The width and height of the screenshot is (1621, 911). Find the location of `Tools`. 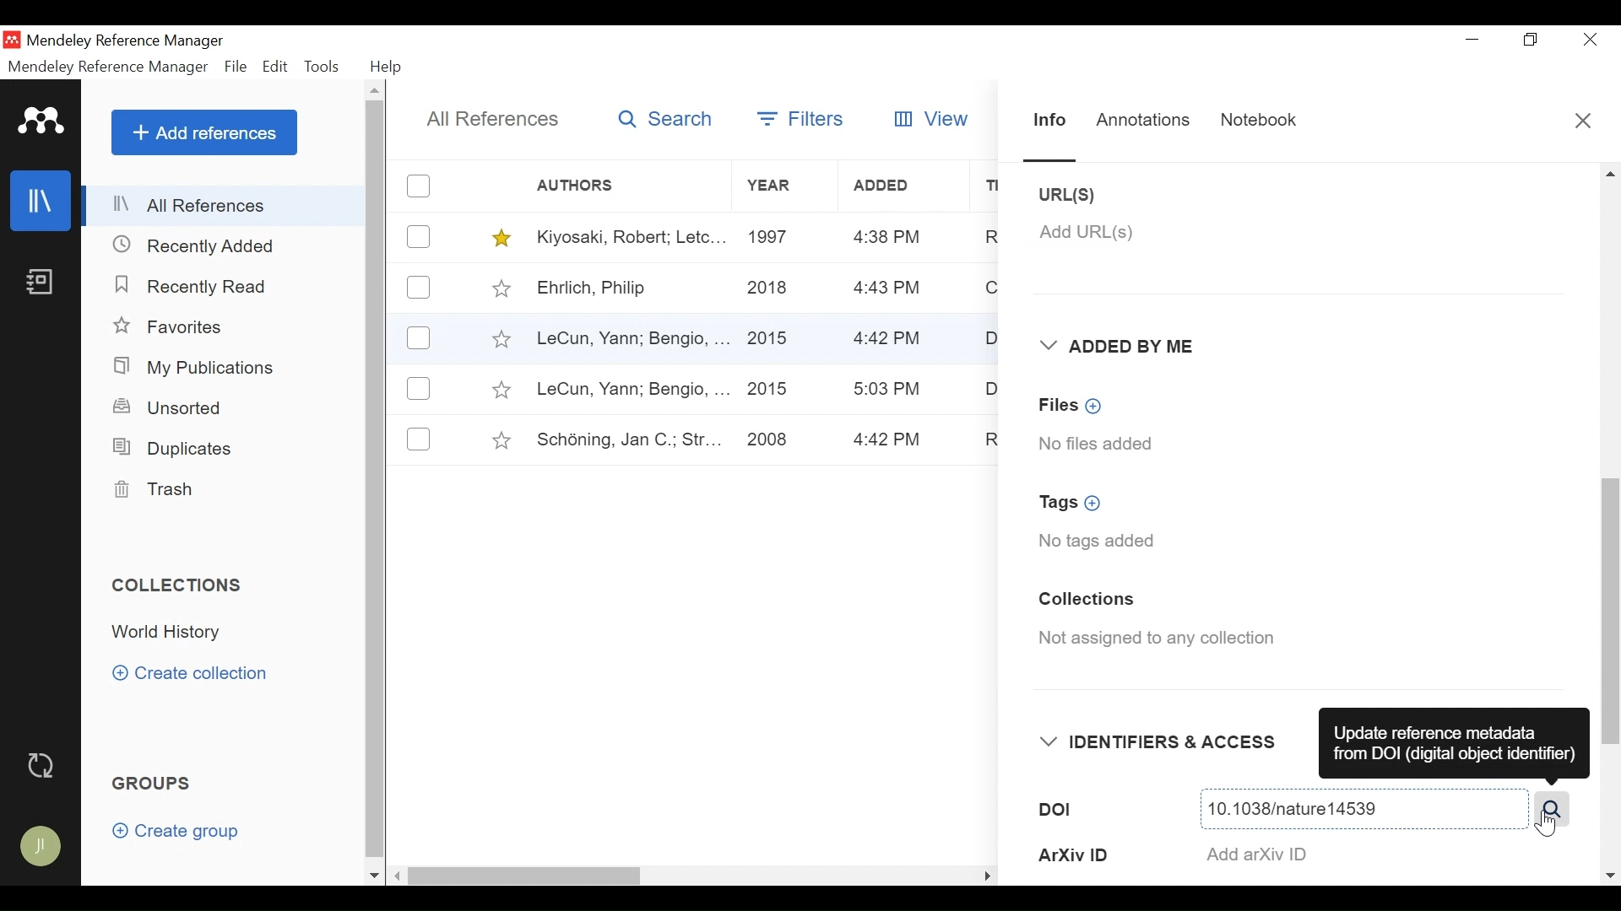

Tools is located at coordinates (326, 67).